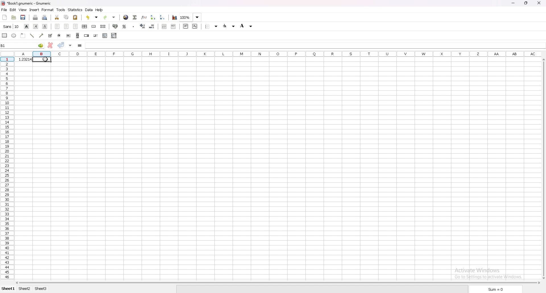 This screenshot has width=546, height=293. I want to click on function, so click(144, 17).